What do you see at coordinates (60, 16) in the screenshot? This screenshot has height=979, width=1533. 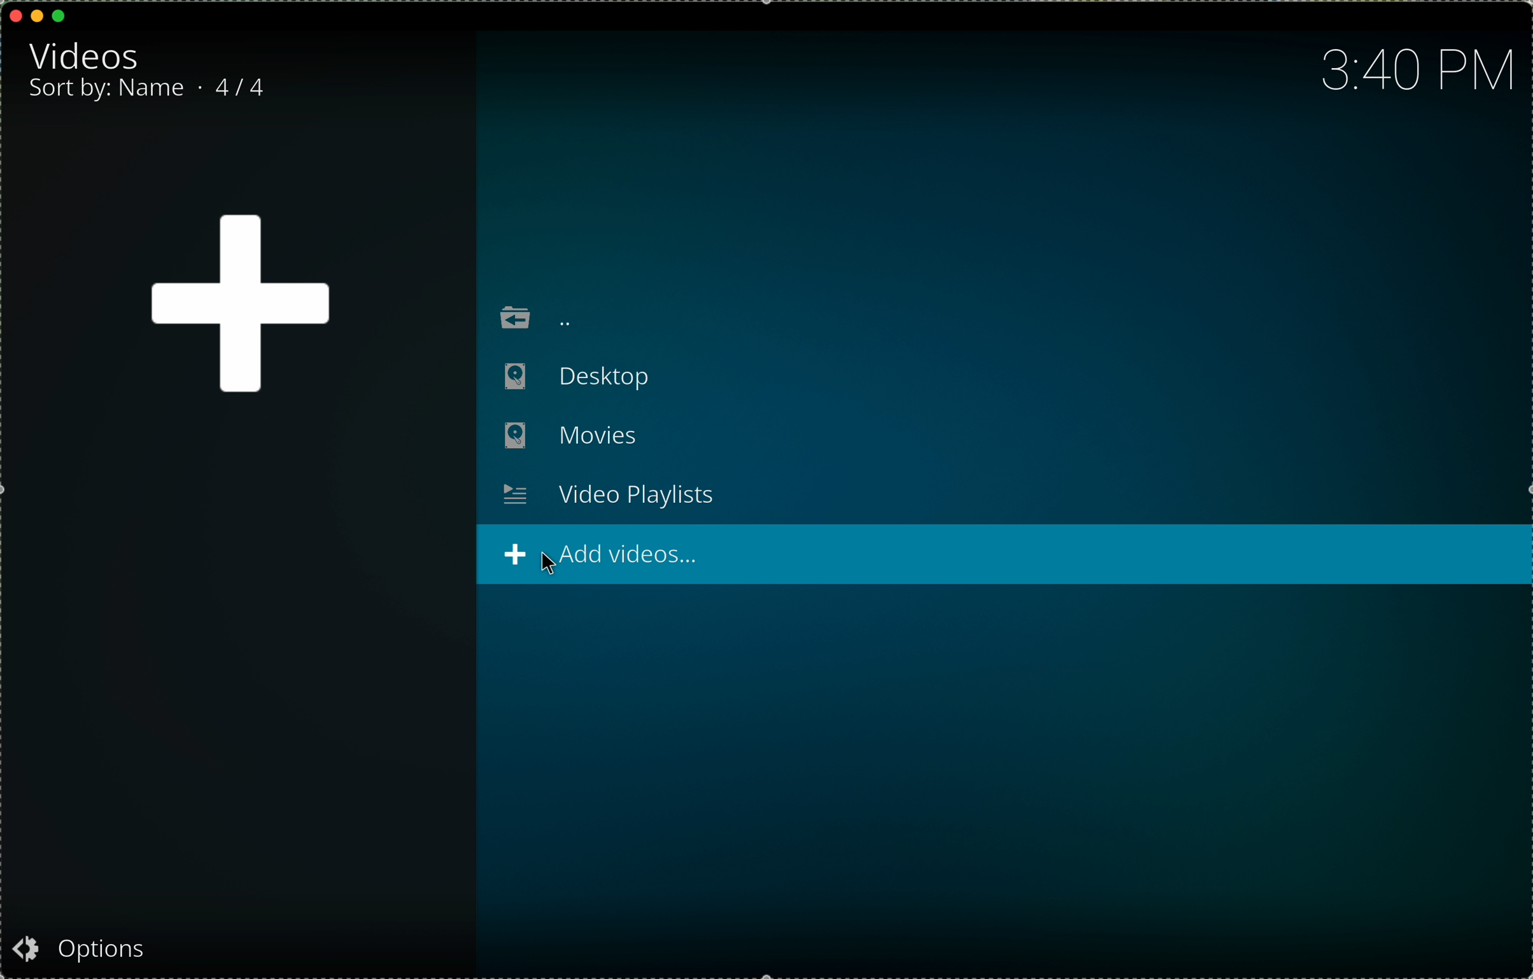 I see `maximise` at bounding box center [60, 16].